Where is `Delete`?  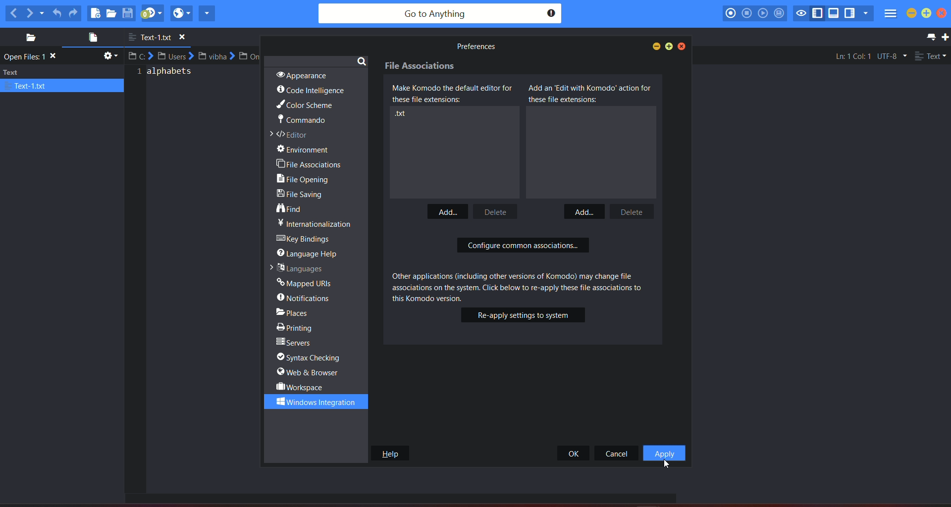 Delete is located at coordinates (497, 210).